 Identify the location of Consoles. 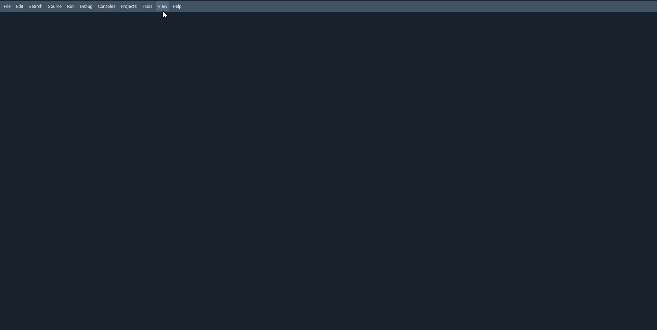
(107, 6).